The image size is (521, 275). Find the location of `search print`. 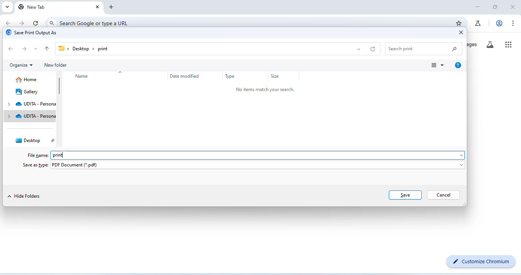

search print is located at coordinates (424, 48).